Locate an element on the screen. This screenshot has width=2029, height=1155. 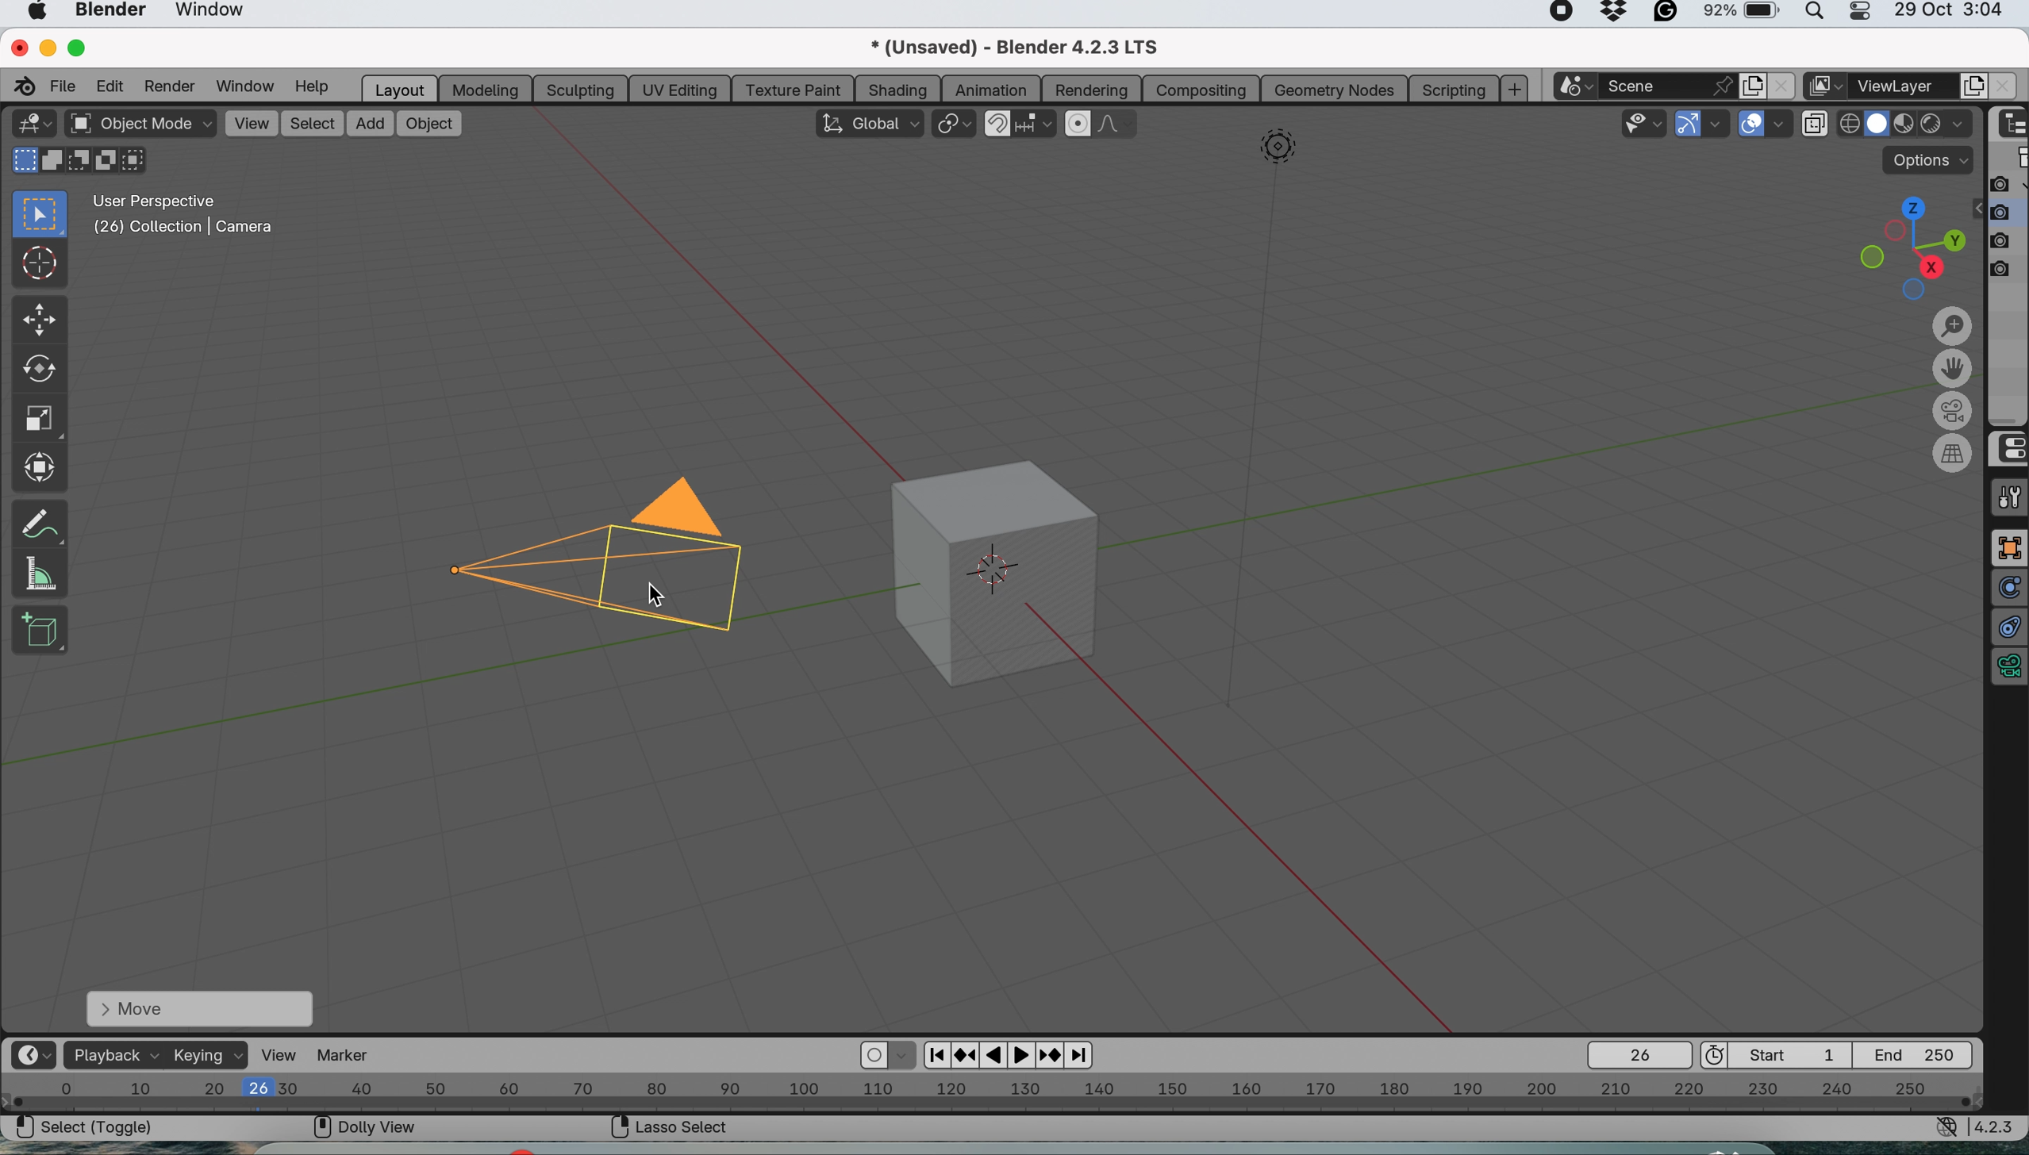
drop down is located at coordinates (1948, 127).